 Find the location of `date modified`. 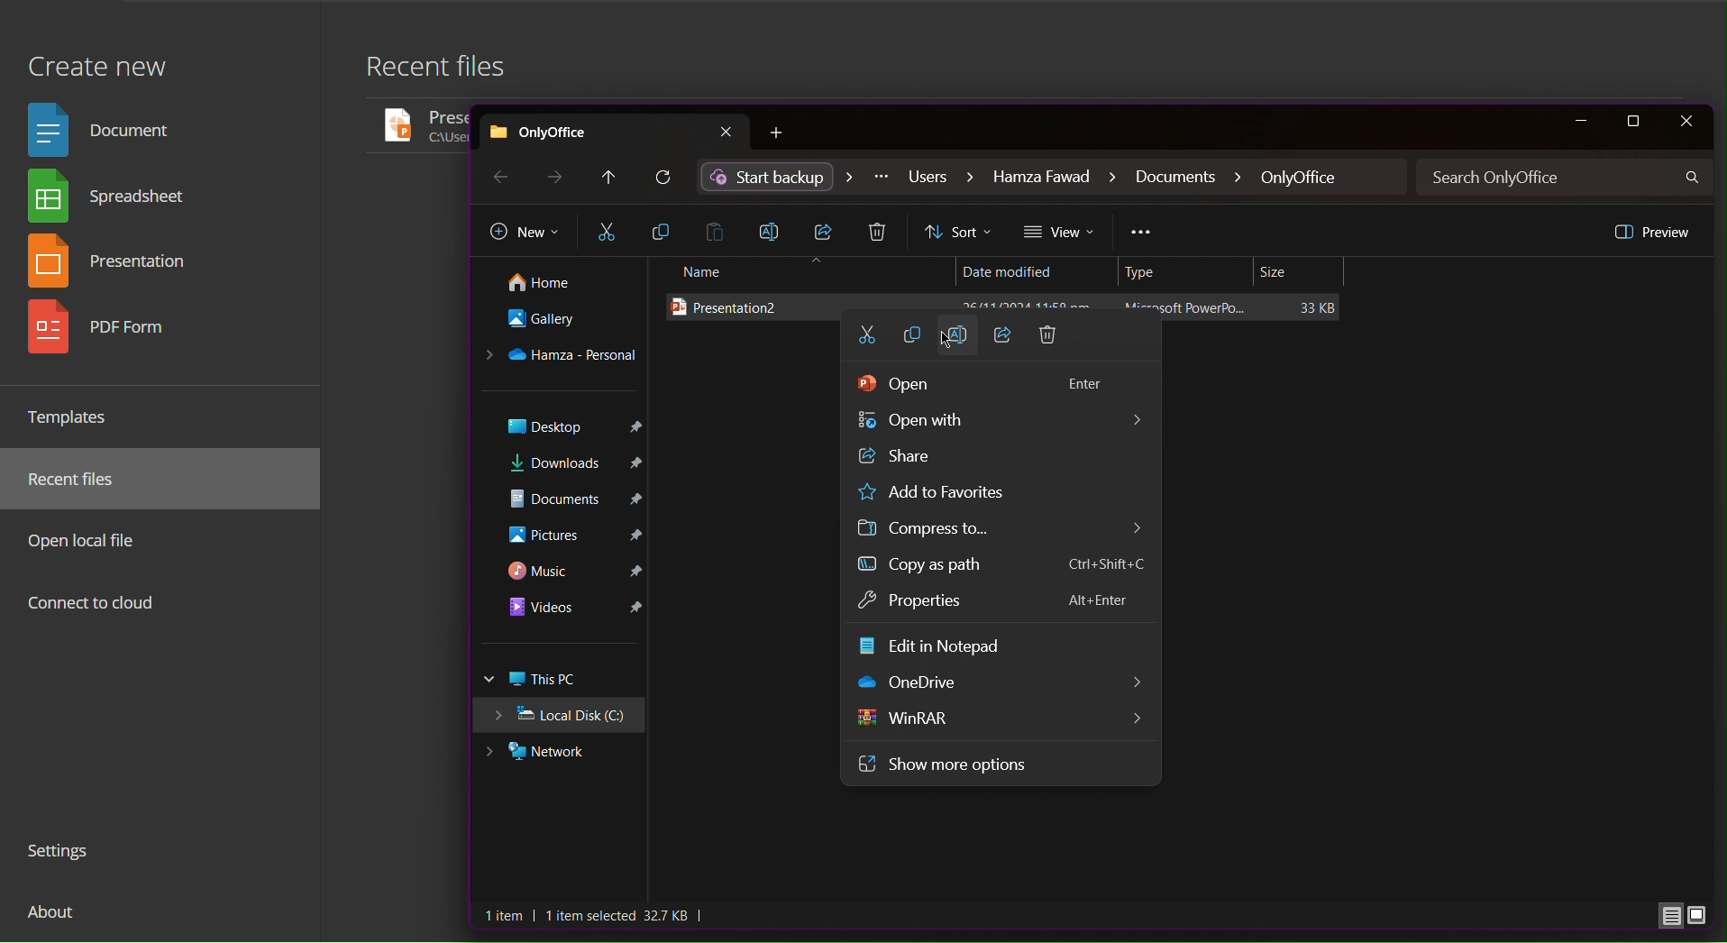

date modified is located at coordinates (1028, 269).